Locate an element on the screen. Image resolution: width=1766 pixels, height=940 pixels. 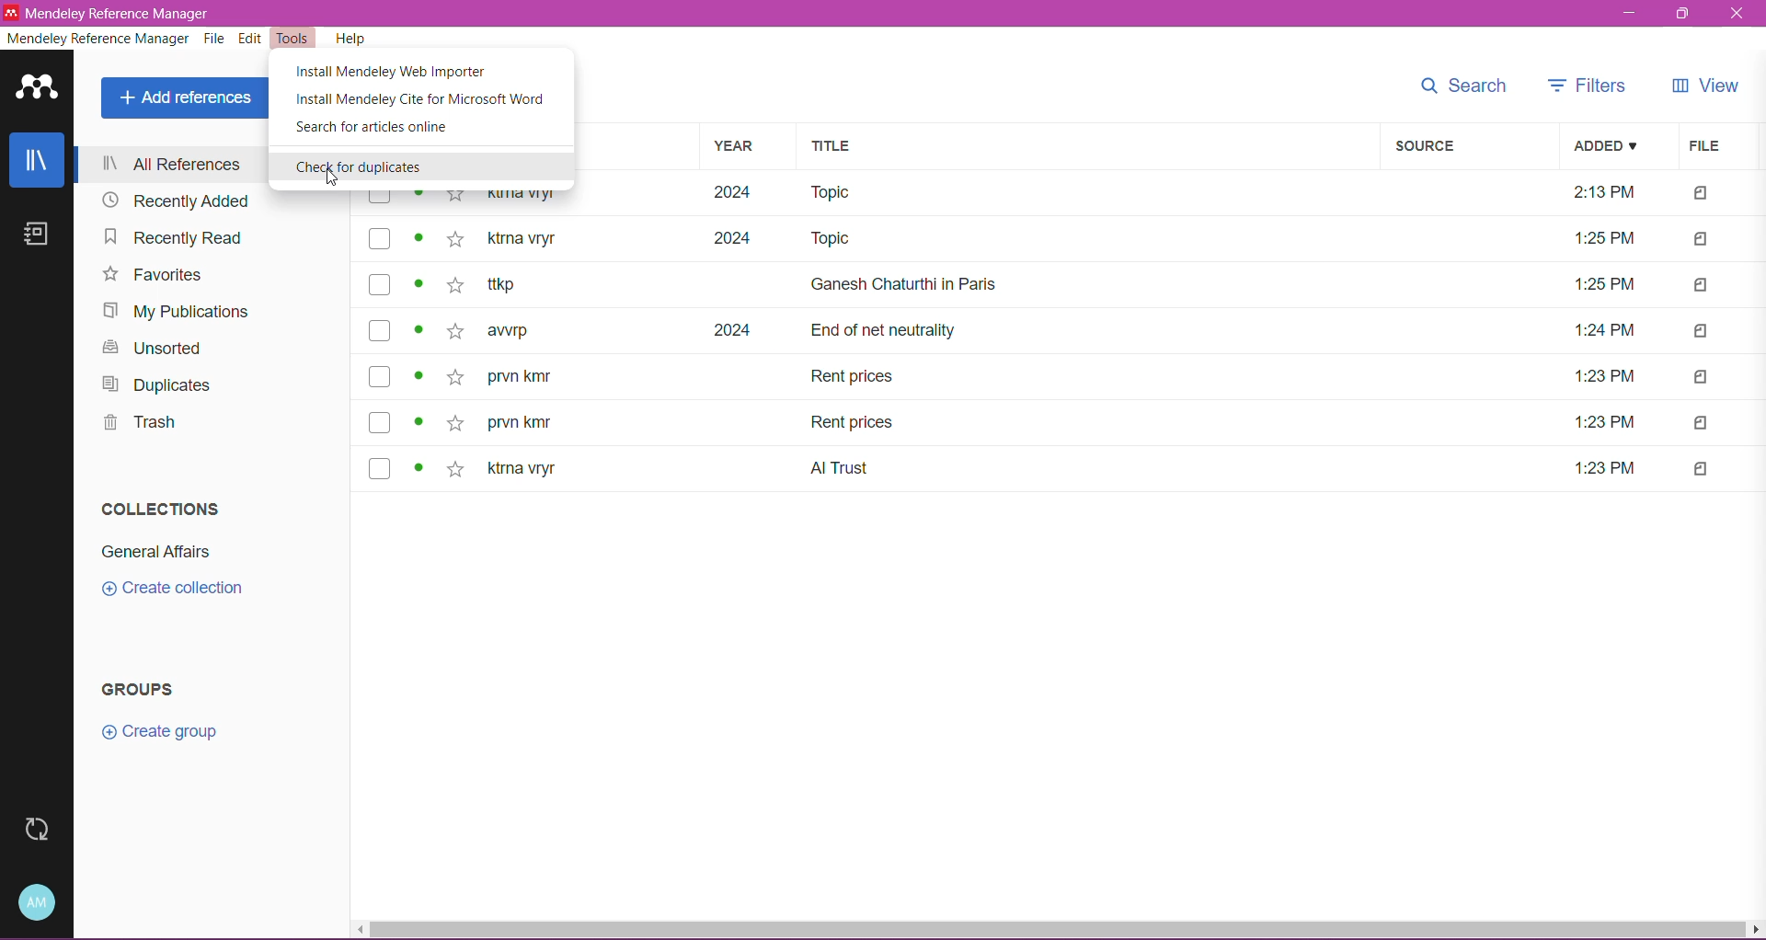
file is located at coordinates (1605, 468).